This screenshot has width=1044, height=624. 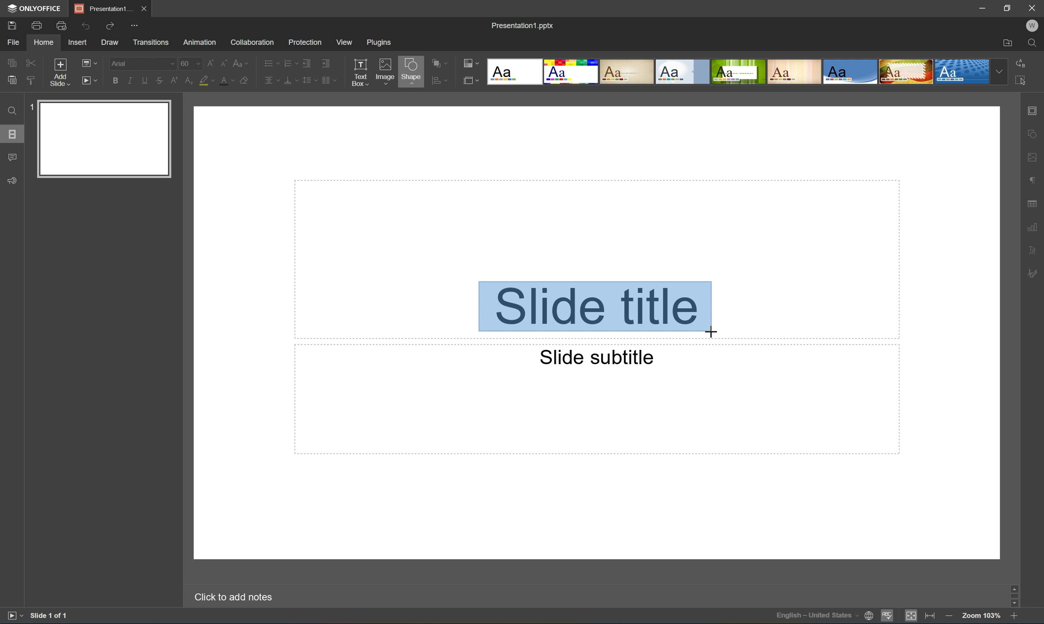 What do you see at coordinates (105, 138) in the screenshot?
I see `Slide` at bounding box center [105, 138].